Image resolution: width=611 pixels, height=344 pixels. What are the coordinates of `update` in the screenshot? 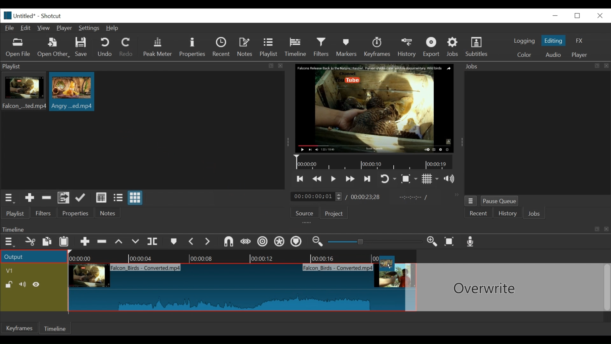 It's located at (82, 199).